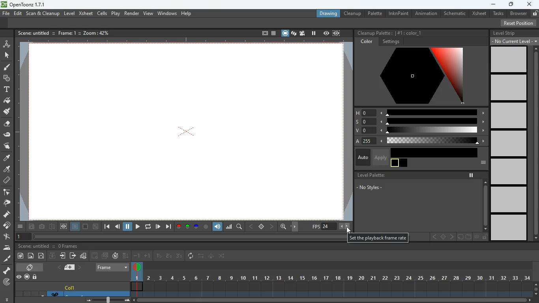  I want to click on more, so click(480, 163).